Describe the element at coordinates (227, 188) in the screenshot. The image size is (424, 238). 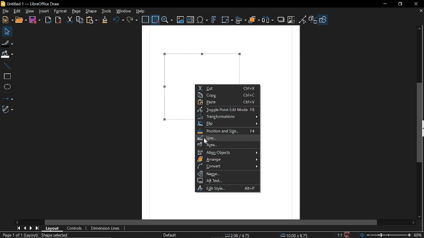
I see `Edit style` at that location.